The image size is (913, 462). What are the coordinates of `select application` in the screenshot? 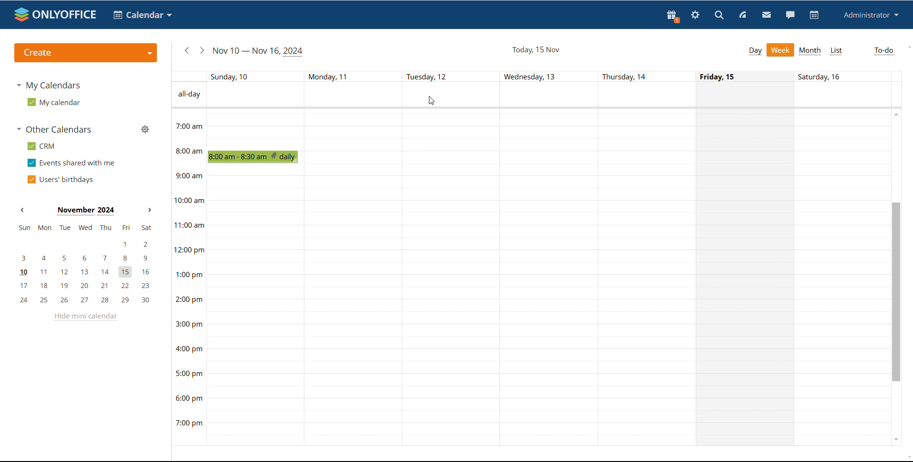 It's located at (144, 15).